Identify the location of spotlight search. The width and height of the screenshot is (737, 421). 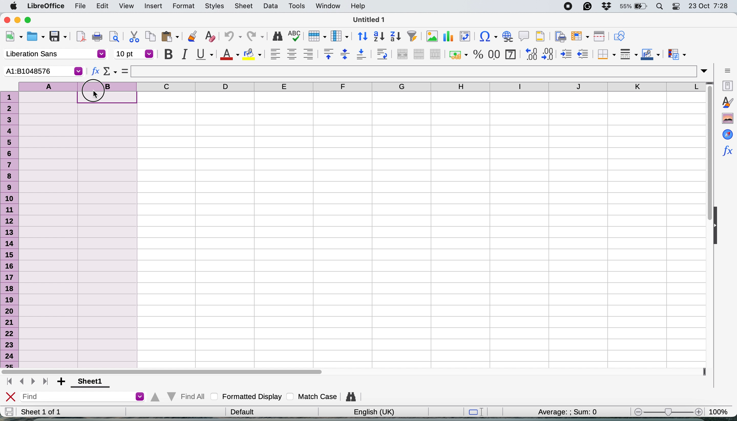
(659, 6).